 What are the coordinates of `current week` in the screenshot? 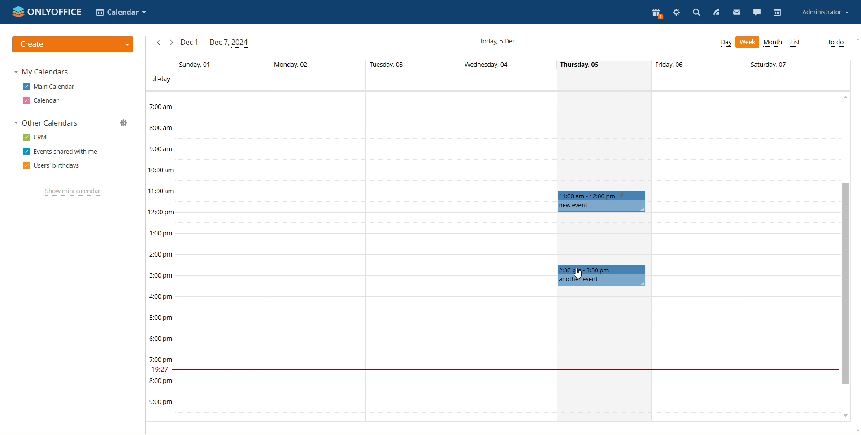 It's located at (215, 43).